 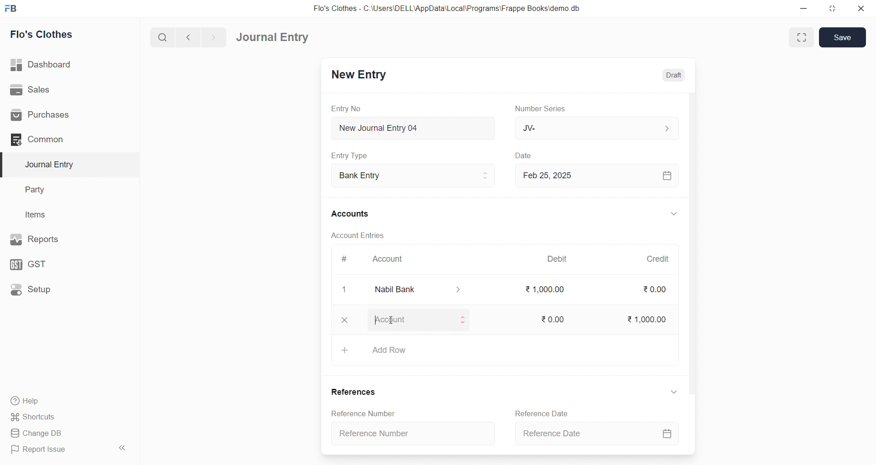 I want to click on Change DB, so click(x=65, y=434).